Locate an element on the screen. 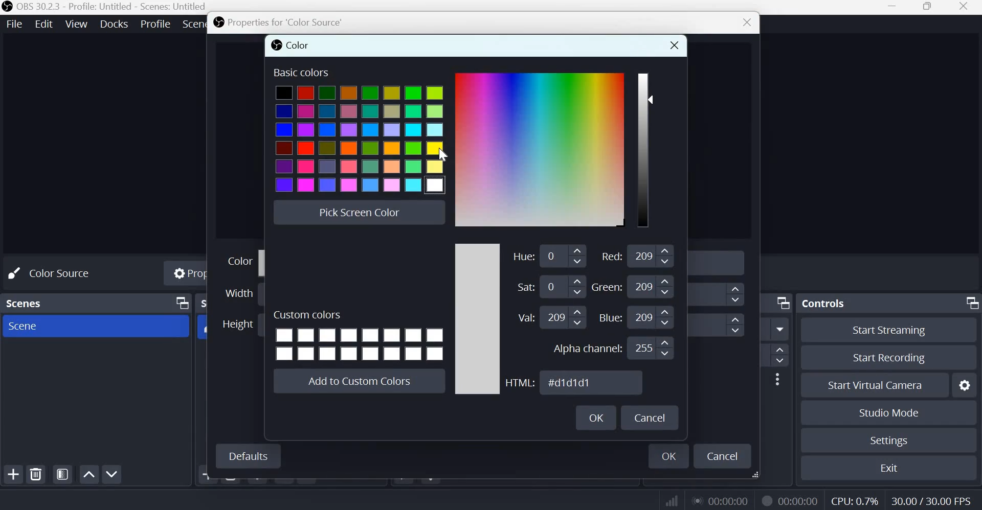  Color is located at coordinates (234, 262).